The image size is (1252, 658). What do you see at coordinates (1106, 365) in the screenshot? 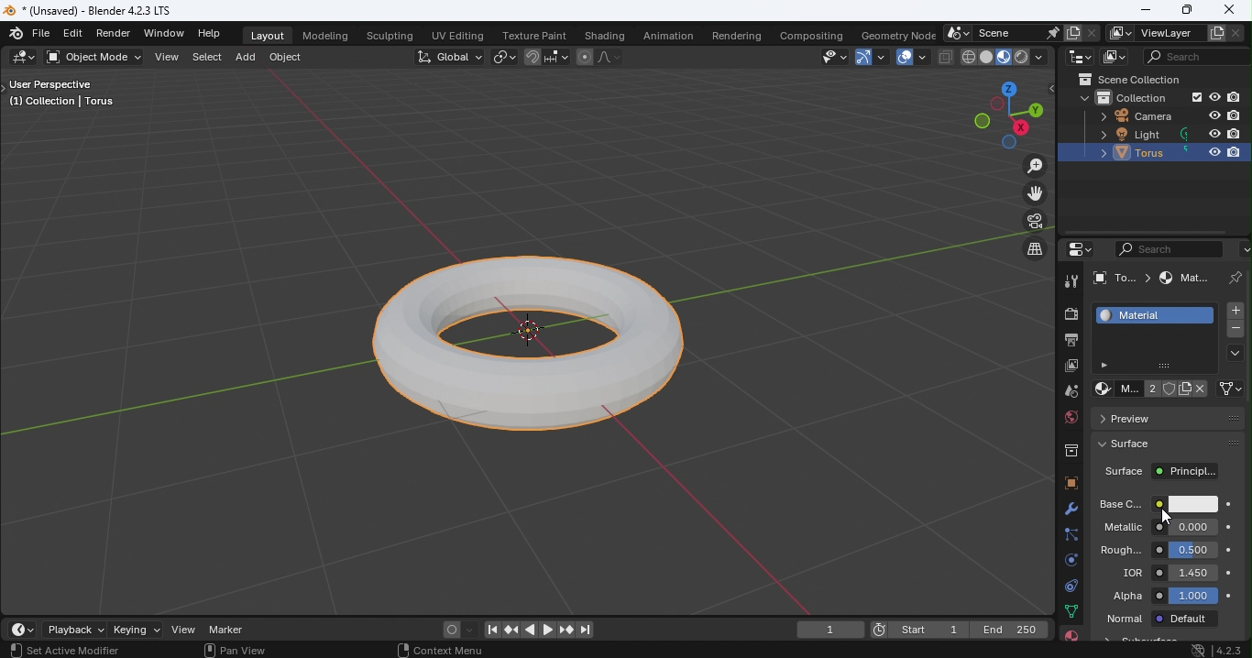
I see `Button` at bounding box center [1106, 365].